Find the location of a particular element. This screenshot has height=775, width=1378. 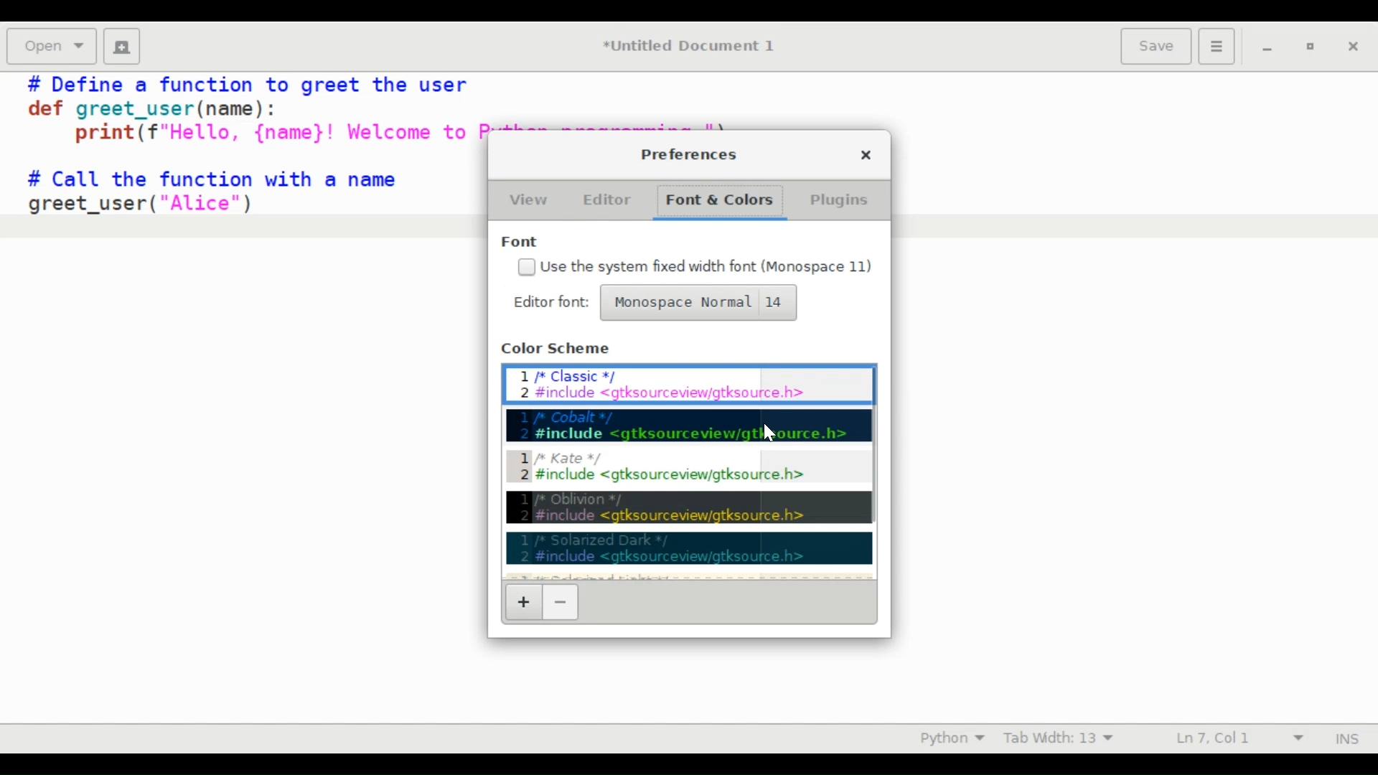

Minimize is located at coordinates (1266, 45).